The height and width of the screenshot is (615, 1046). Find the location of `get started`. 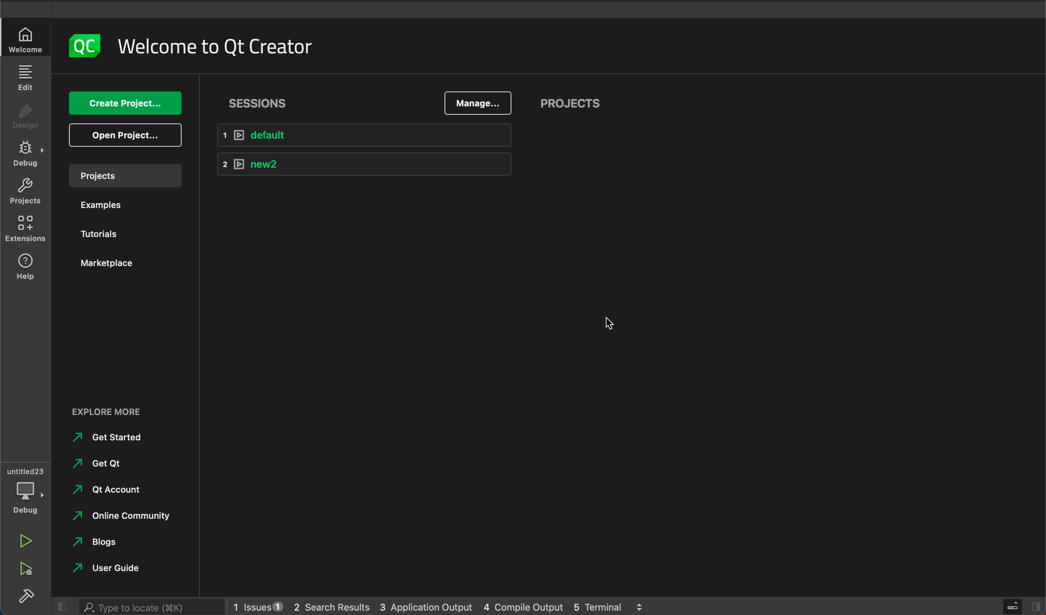

get started is located at coordinates (111, 437).